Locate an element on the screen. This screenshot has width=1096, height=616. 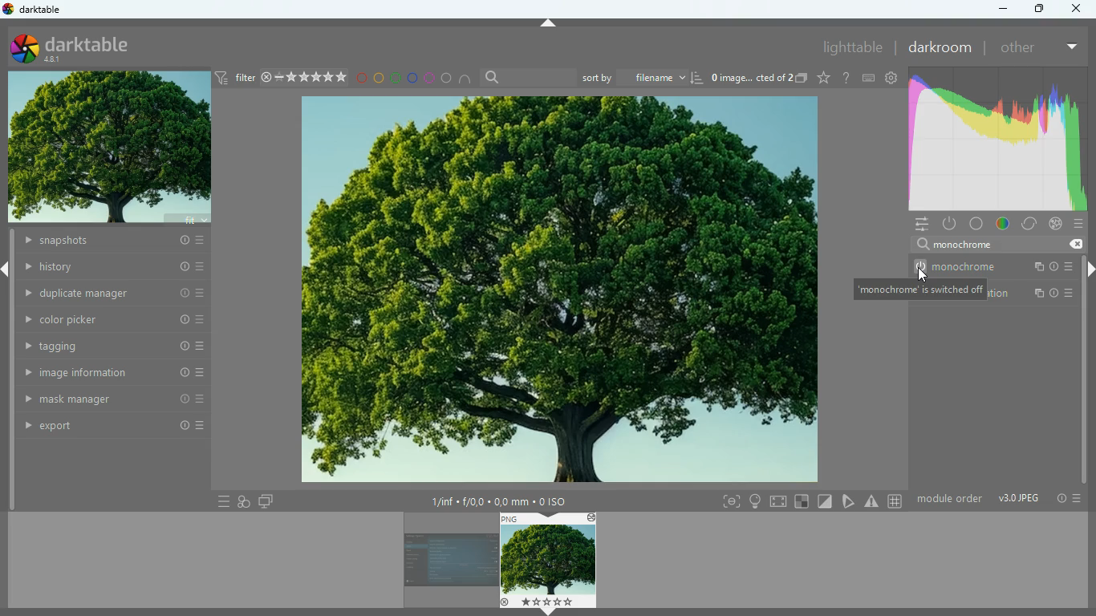
image type is located at coordinates (1019, 500).